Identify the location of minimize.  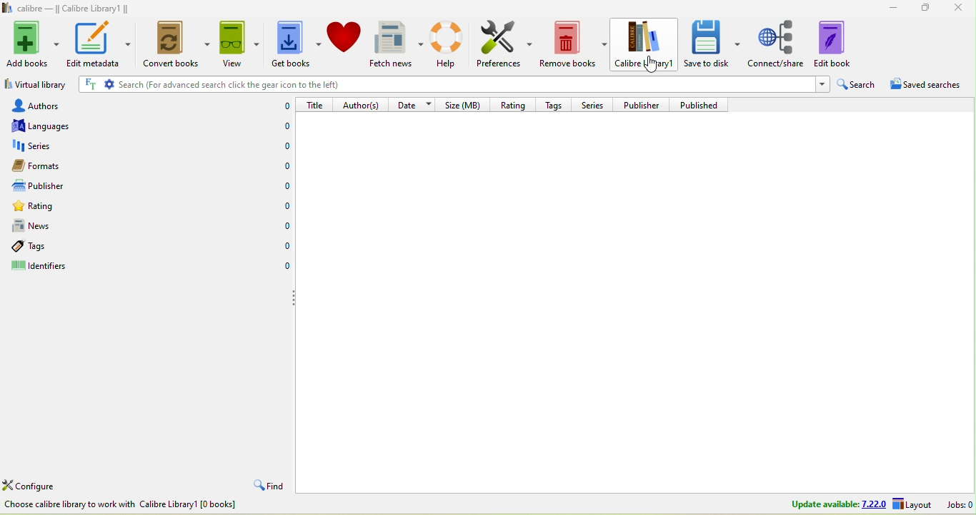
(888, 6).